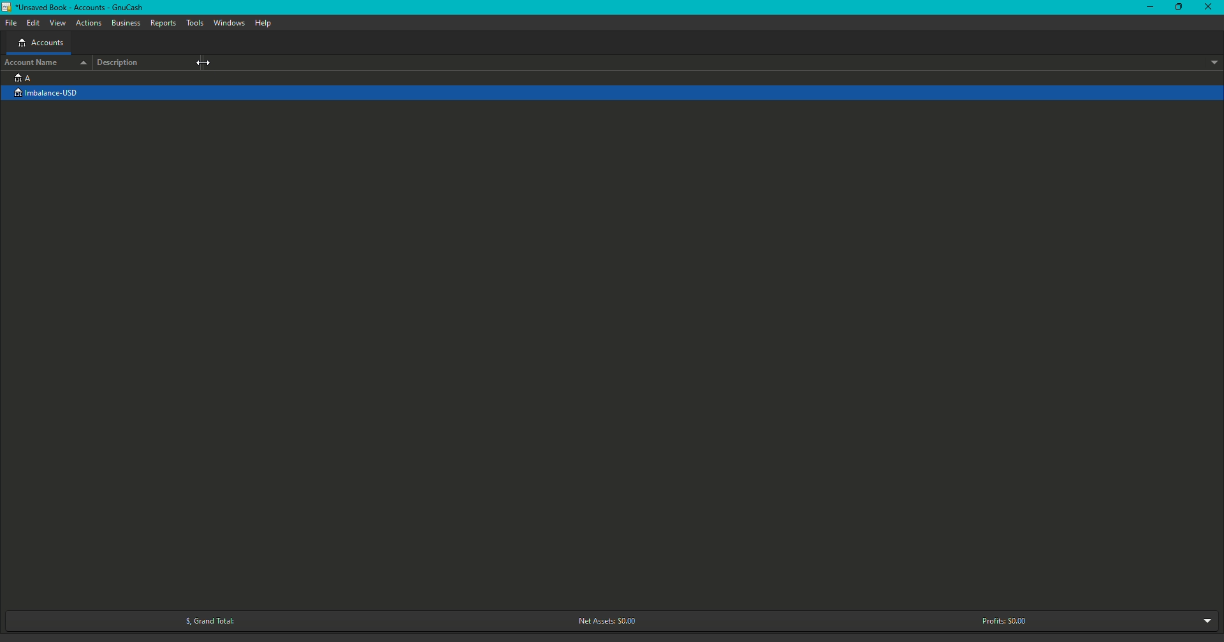 This screenshot has width=1224, height=642. Describe the element at coordinates (604, 622) in the screenshot. I see `Net Assets` at that location.